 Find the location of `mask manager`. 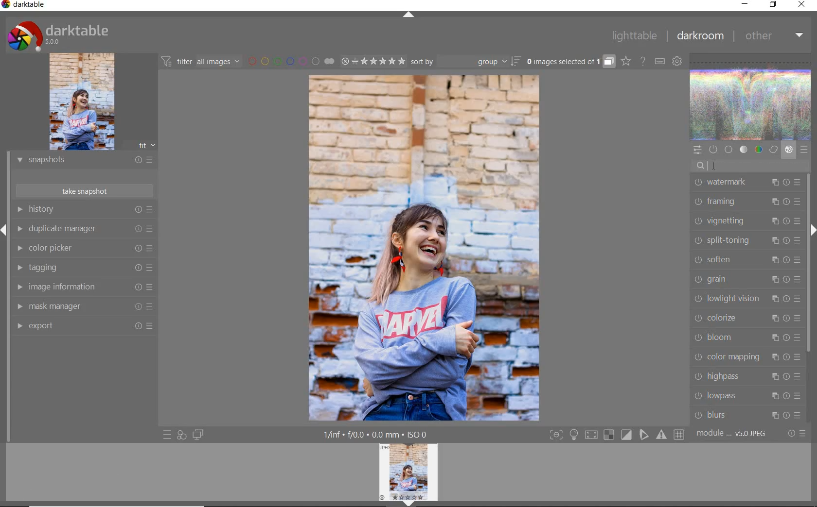

mask manager is located at coordinates (84, 307).